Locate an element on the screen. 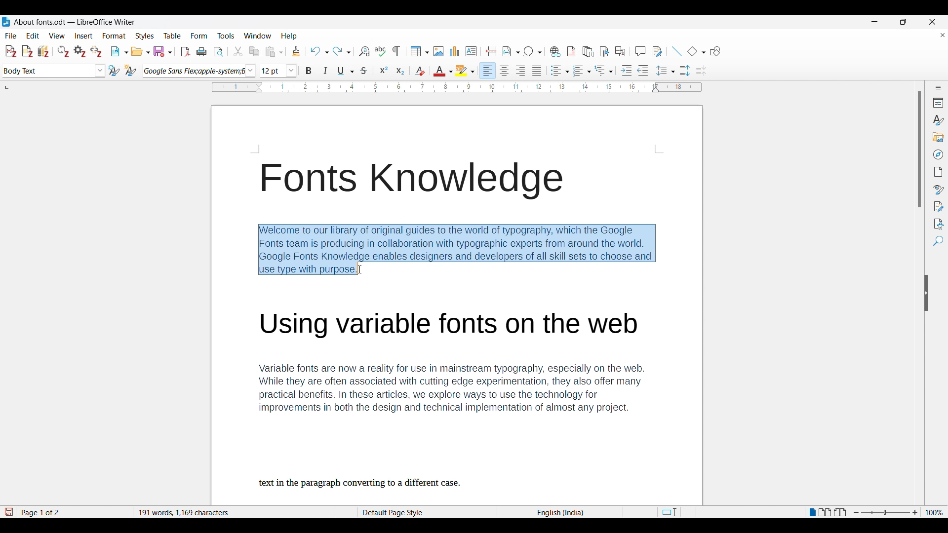  Paste is located at coordinates (274, 51).